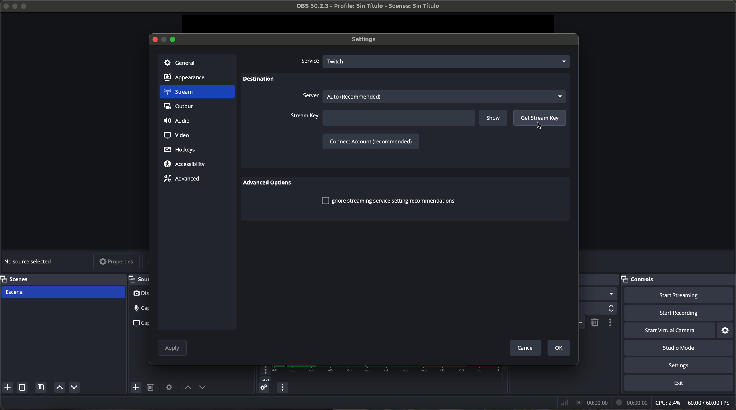  Describe the element at coordinates (282, 388) in the screenshot. I see `audio mixer menu` at that location.